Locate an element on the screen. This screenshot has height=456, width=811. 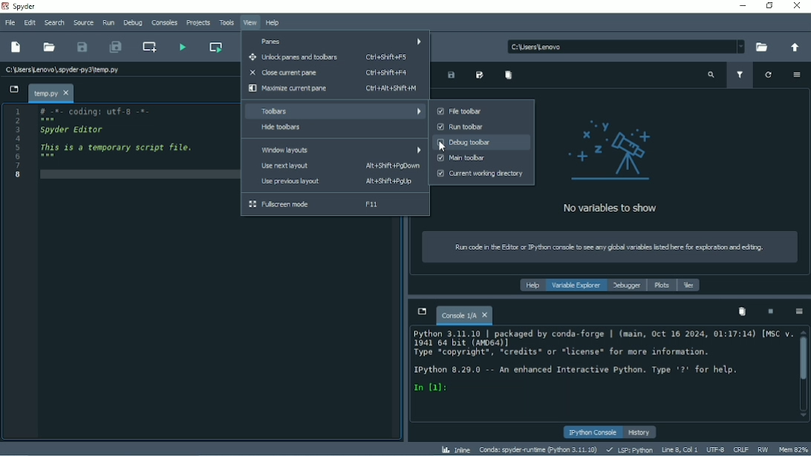
IPython console is located at coordinates (593, 433).